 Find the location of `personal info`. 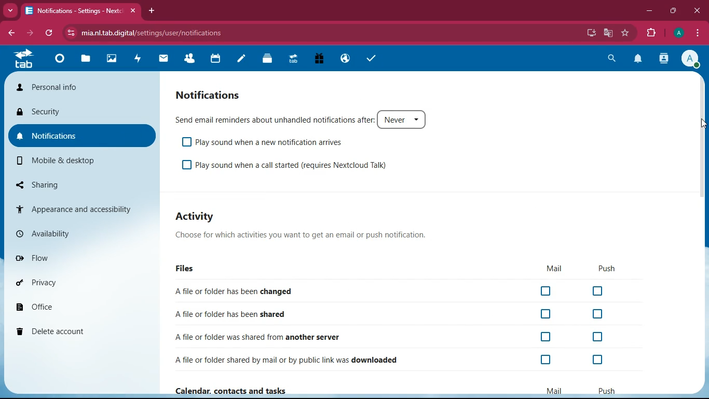

personal info is located at coordinates (83, 87).